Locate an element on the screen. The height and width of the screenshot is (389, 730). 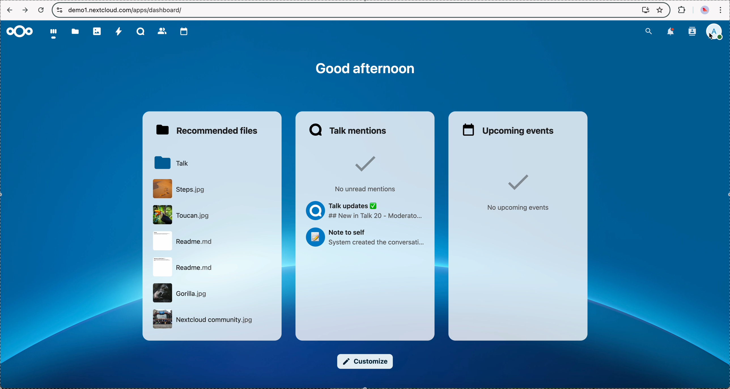
Nextcloud logo is located at coordinates (20, 31).